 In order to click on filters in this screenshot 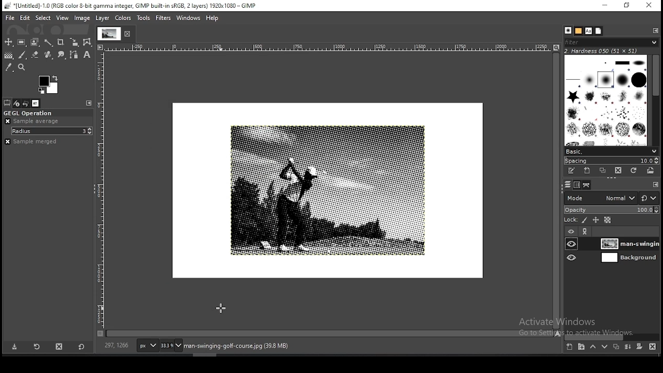, I will do `click(164, 18)`.